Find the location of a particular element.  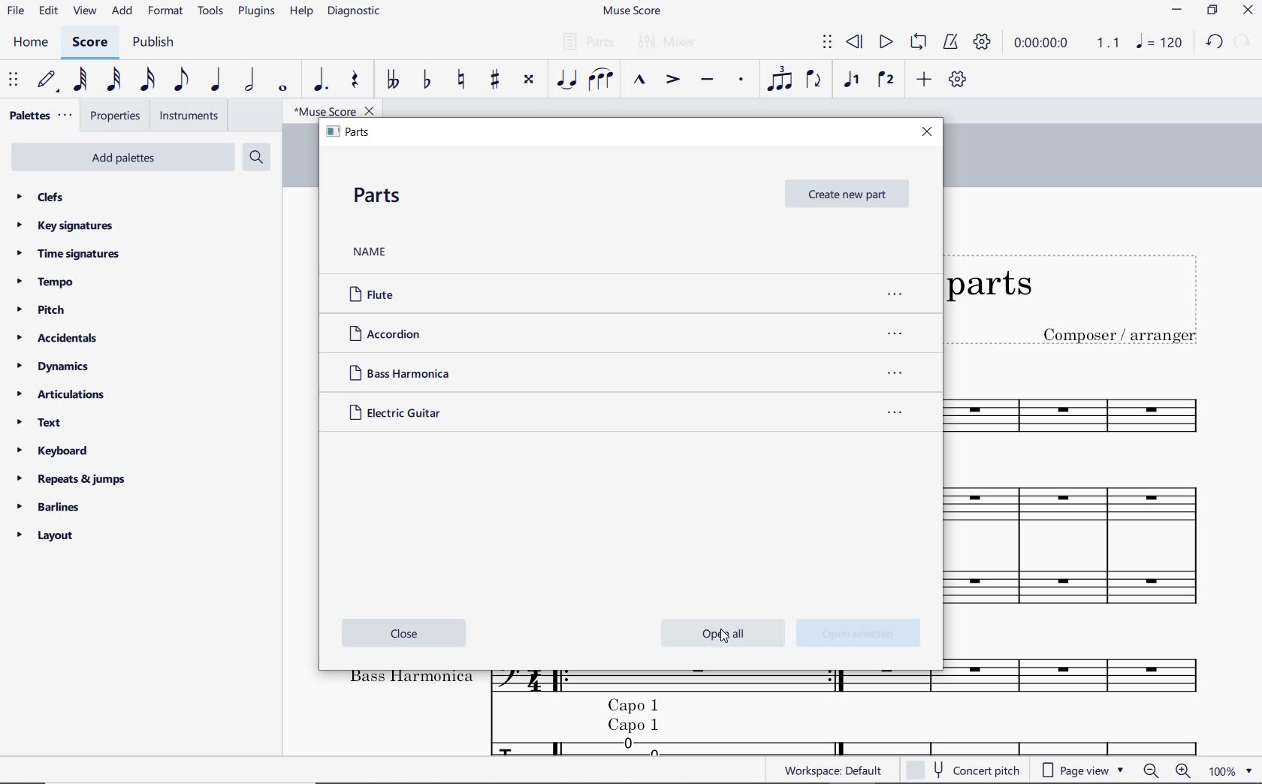

clefs is located at coordinates (35, 196).